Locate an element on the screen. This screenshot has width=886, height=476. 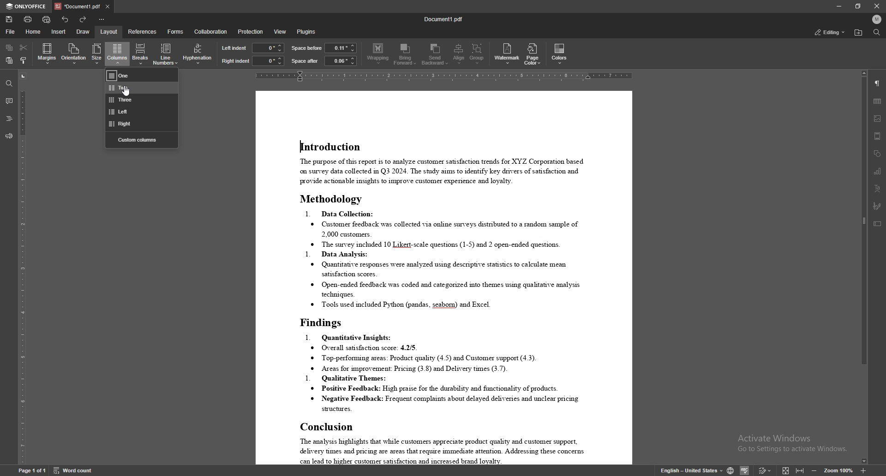
wrapping is located at coordinates (378, 54).